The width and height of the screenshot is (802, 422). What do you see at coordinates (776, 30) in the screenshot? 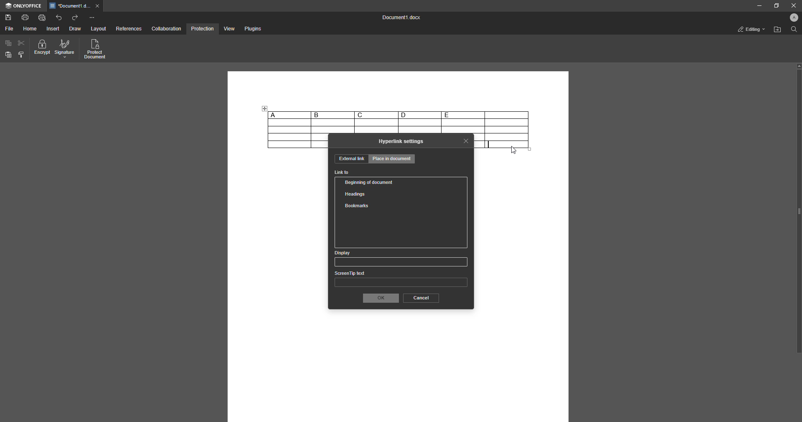
I see `New folder` at bounding box center [776, 30].